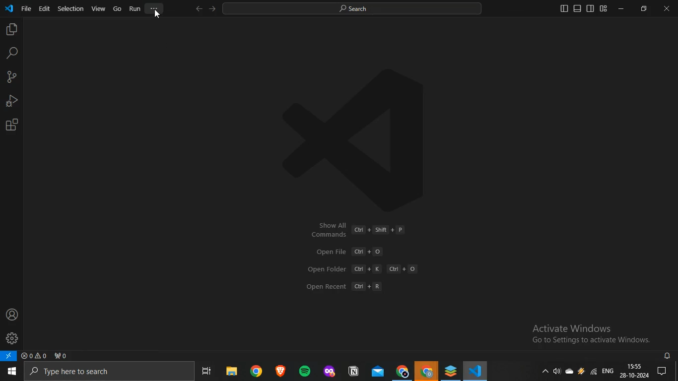  What do you see at coordinates (346, 286) in the screenshot?
I see `Open Recent Ctrl + R` at bounding box center [346, 286].